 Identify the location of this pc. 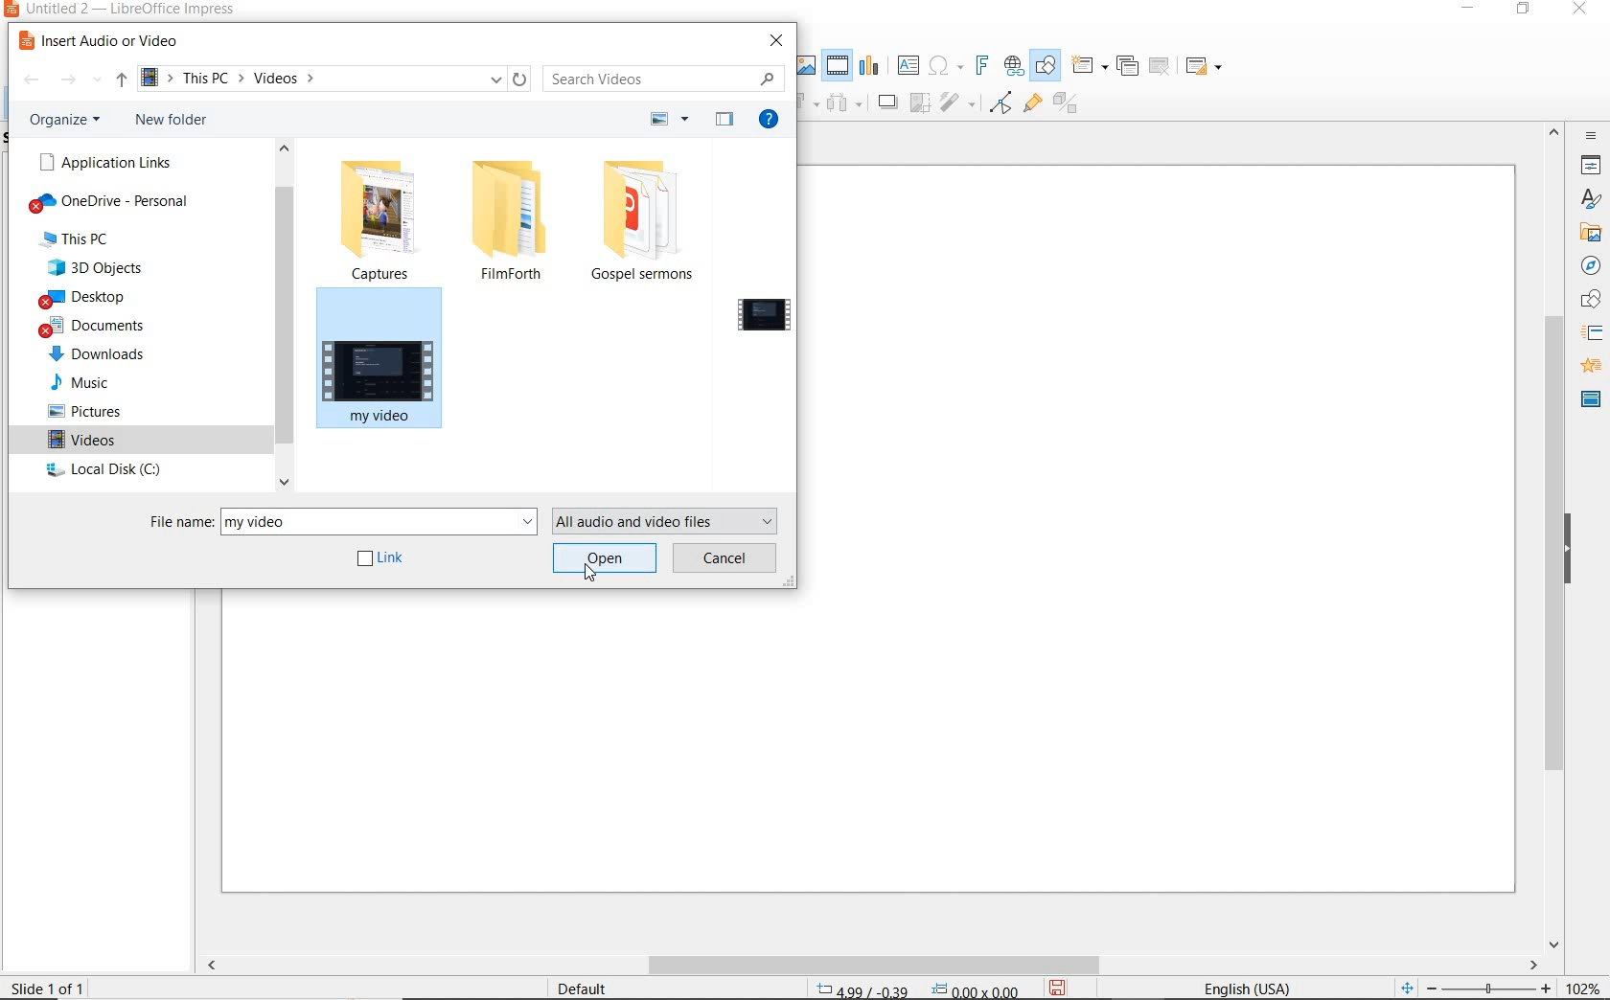
(76, 239).